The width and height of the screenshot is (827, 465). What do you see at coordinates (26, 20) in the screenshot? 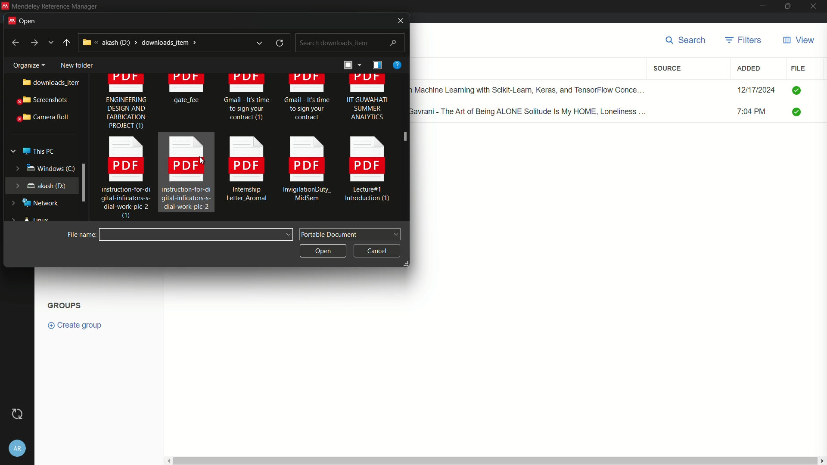
I see `open` at bounding box center [26, 20].